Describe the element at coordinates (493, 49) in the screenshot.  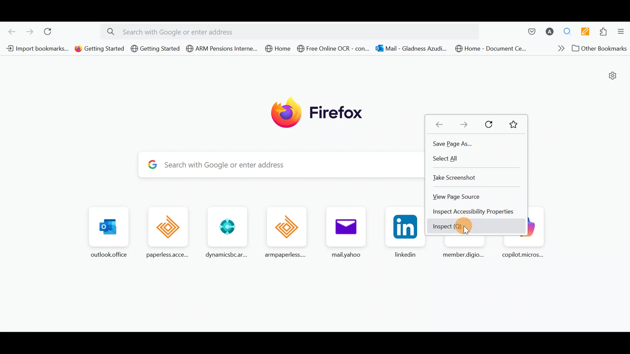
I see `Bookmark 8` at that location.